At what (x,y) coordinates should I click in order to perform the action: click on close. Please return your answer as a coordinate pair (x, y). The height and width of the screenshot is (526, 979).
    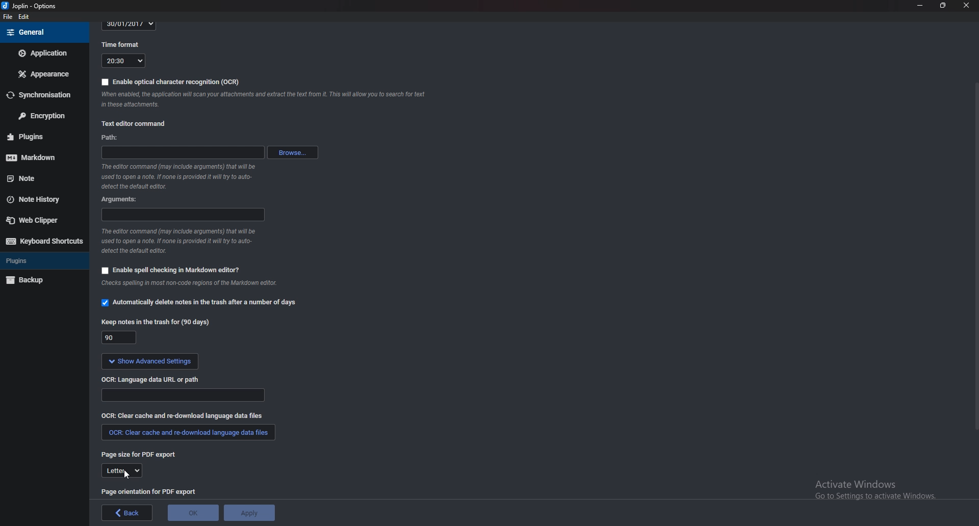
    Looking at the image, I should click on (965, 6).